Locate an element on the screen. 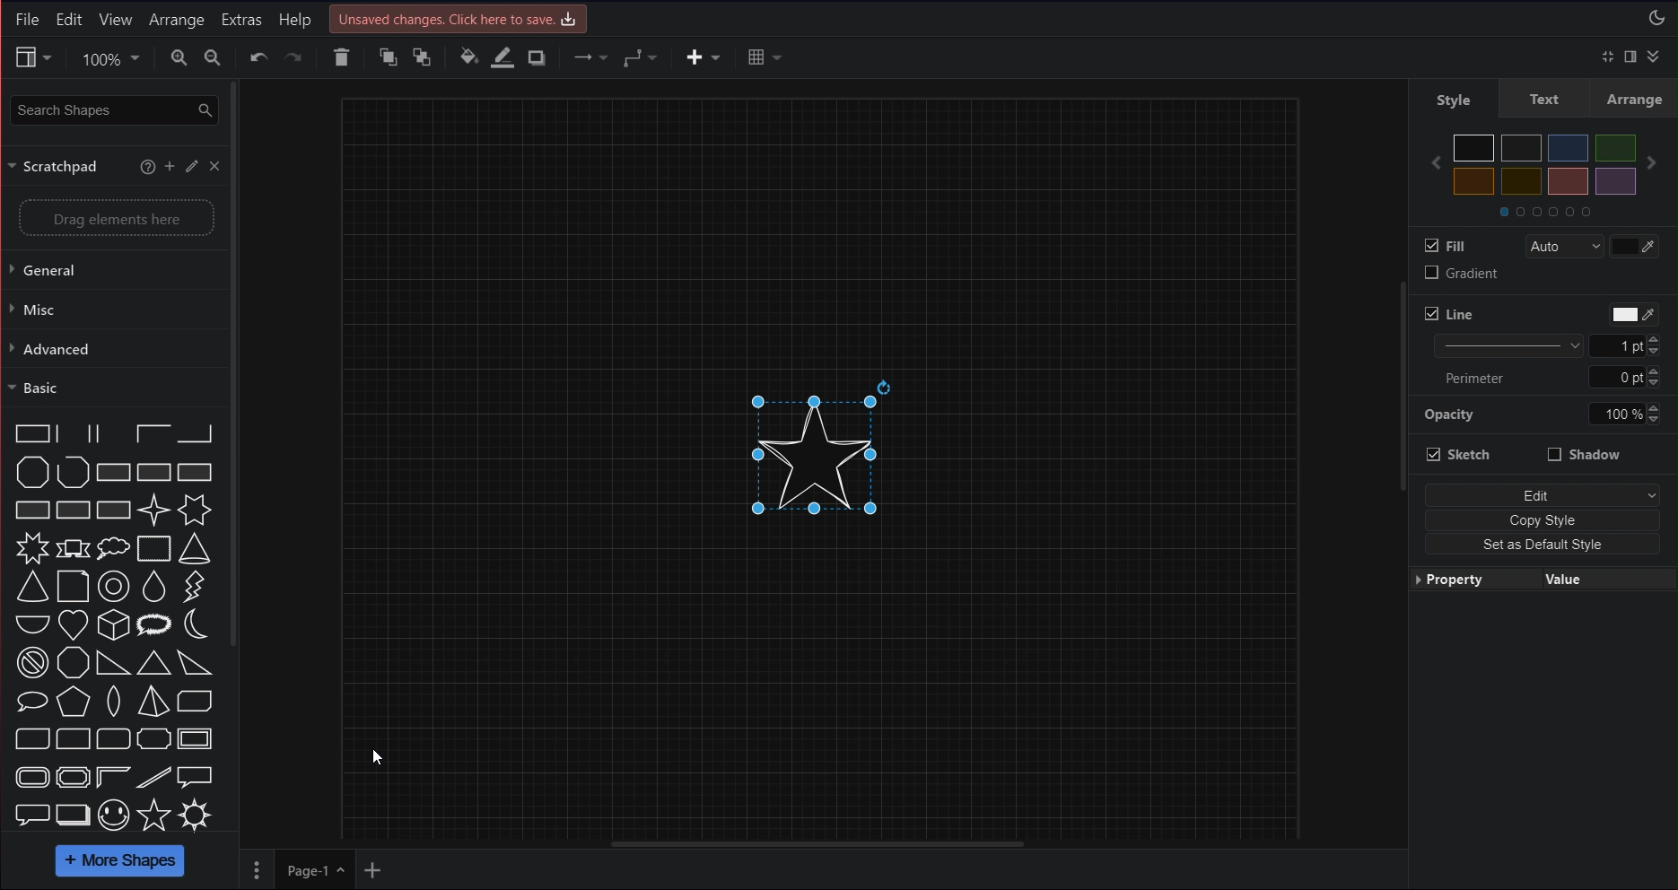 The height and width of the screenshot is (890, 1678). drop is located at coordinates (155, 587).